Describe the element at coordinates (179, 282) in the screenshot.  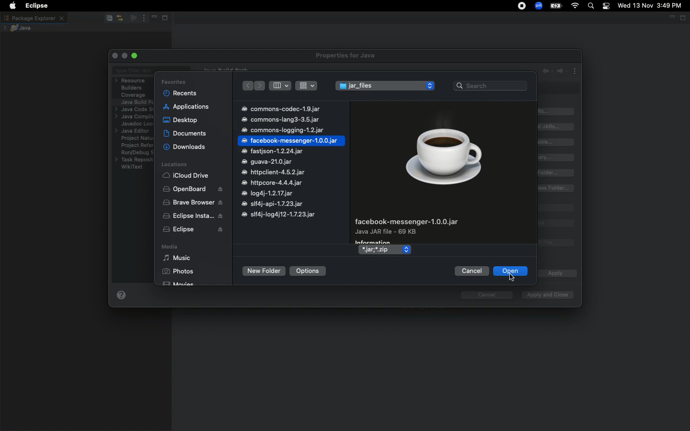
I see `Movies` at that location.